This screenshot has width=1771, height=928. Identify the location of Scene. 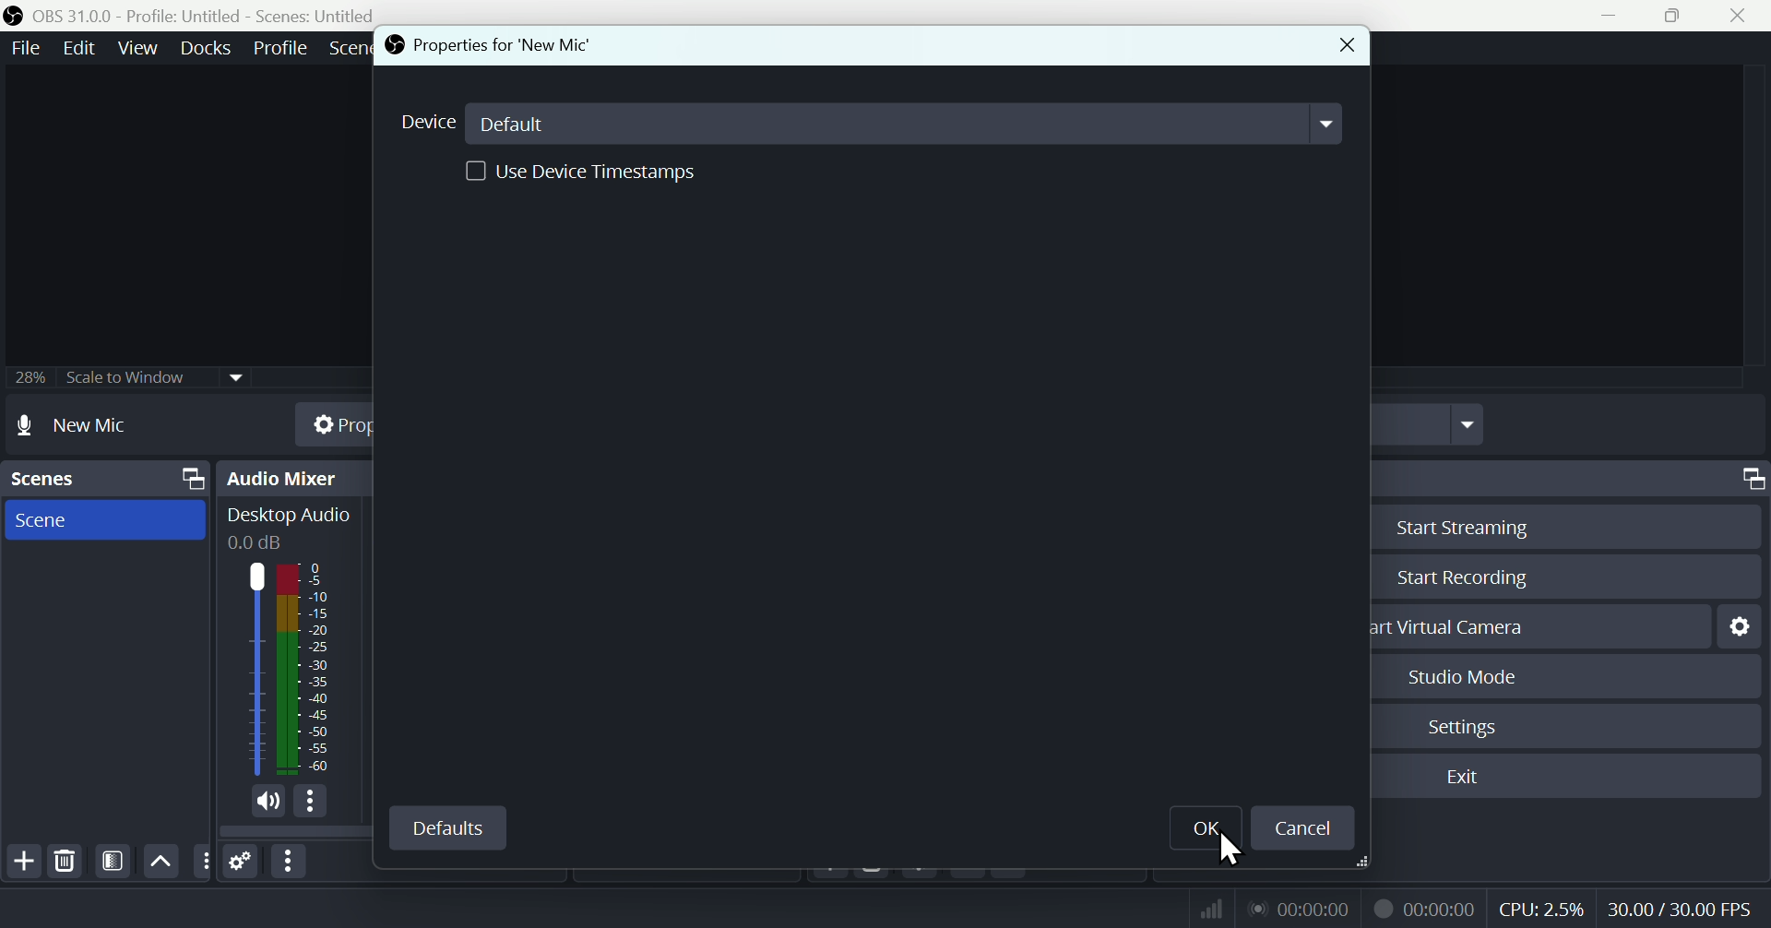
(101, 518).